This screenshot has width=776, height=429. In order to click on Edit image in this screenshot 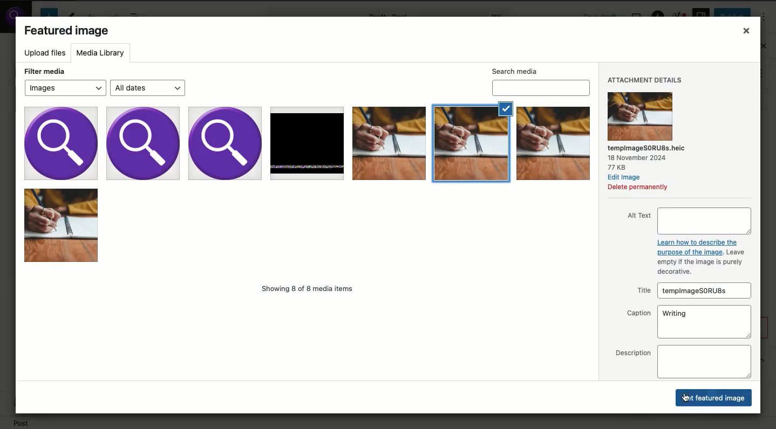, I will do `click(625, 178)`.